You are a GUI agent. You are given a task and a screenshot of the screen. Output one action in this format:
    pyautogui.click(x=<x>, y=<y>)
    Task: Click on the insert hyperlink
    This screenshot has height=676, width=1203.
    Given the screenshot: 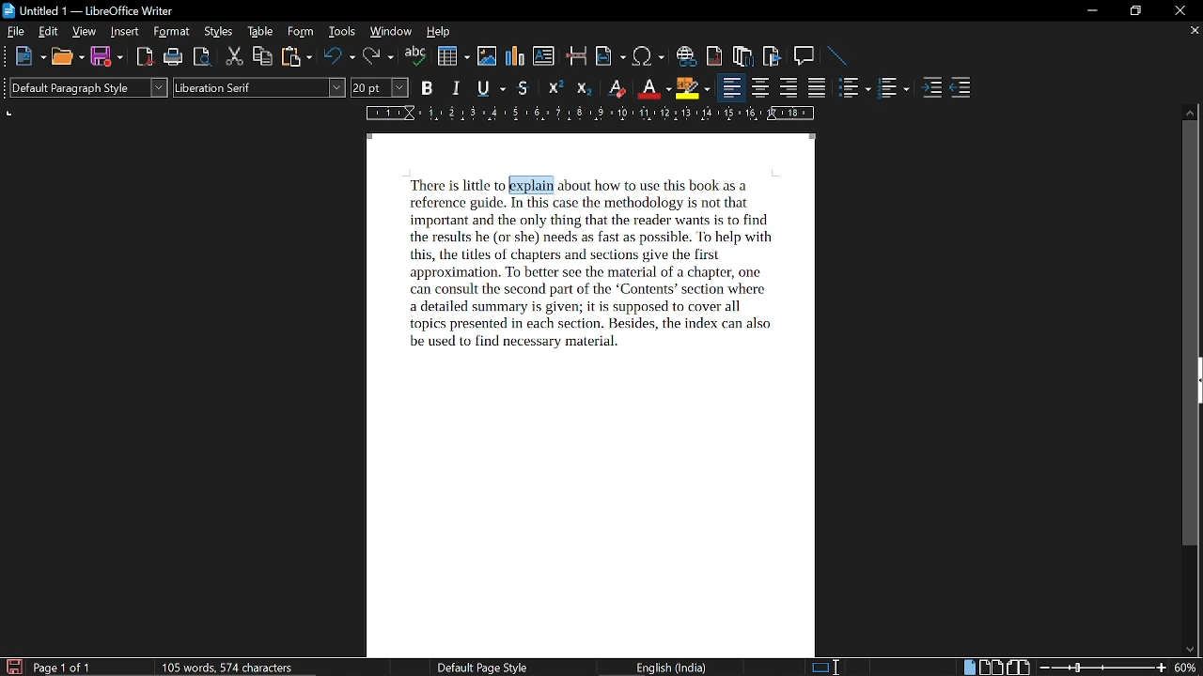 What is the action you would take?
    pyautogui.click(x=686, y=55)
    